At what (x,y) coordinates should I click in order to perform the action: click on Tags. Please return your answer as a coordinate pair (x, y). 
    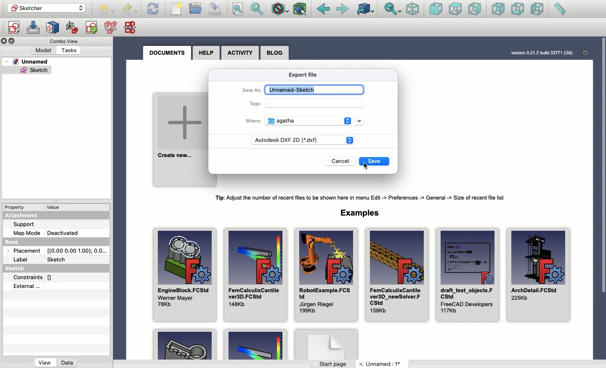
    Looking at the image, I should click on (256, 105).